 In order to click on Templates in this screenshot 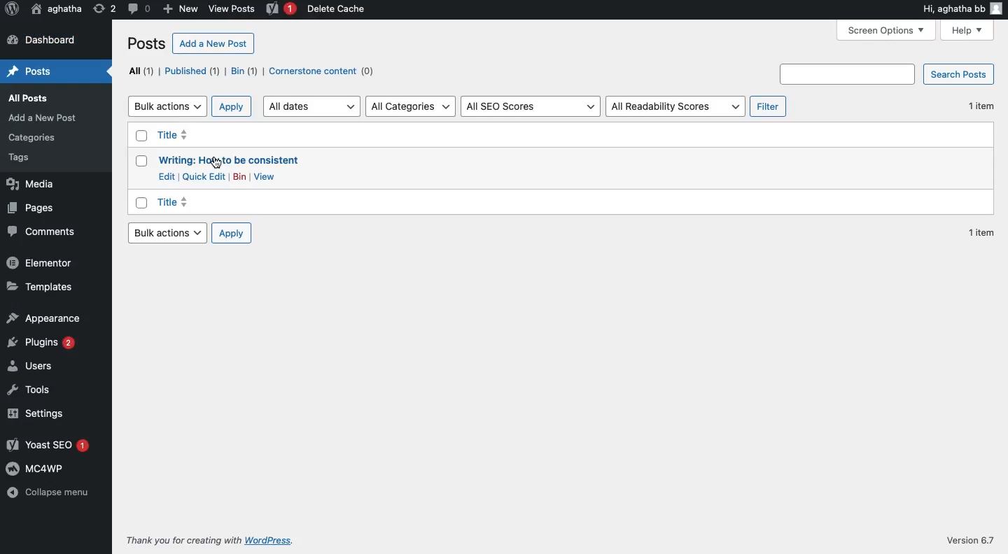, I will do `click(38, 286)`.